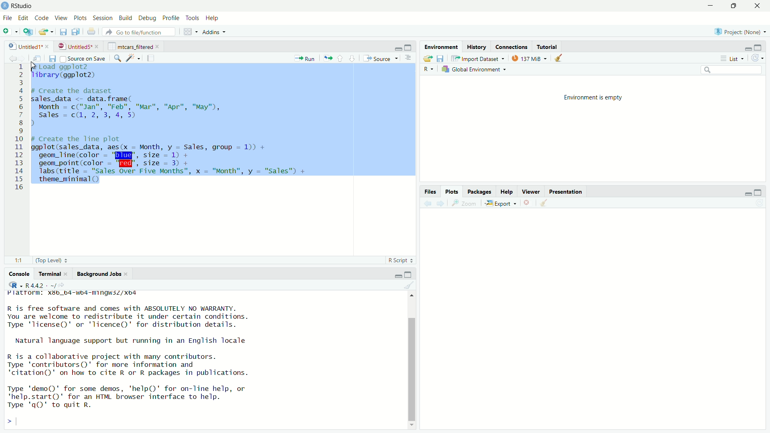 This screenshot has height=433, width=770. What do you see at coordinates (759, 58) in the screenshot?
I see `refresh` at bounding box center [759, 58].